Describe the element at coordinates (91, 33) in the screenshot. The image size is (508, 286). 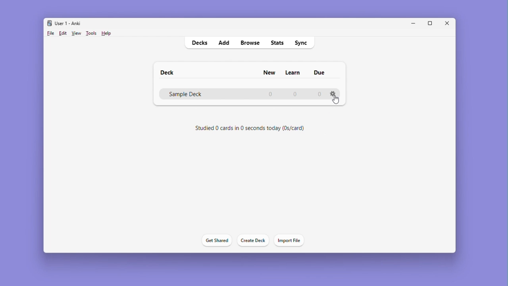
I see `Tools` at that location.